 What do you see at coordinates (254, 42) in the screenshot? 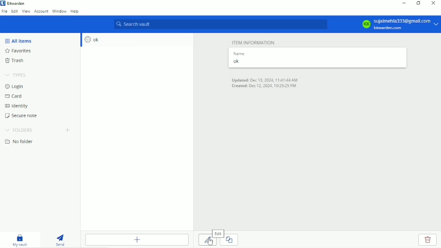
I see `Item information` at bounding box center [254, 42].